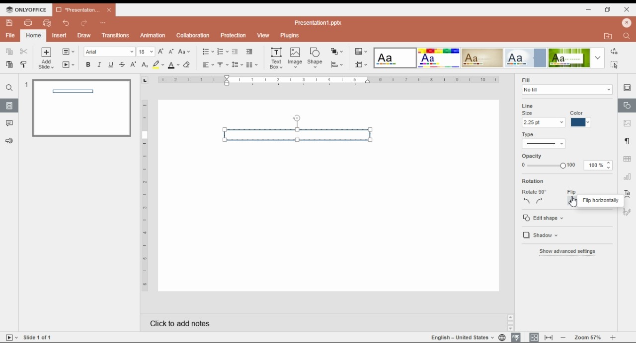  What do you see at coordinates (569, 58) in the screenshot?
I see `color theme` at bounding box center [569, 58].